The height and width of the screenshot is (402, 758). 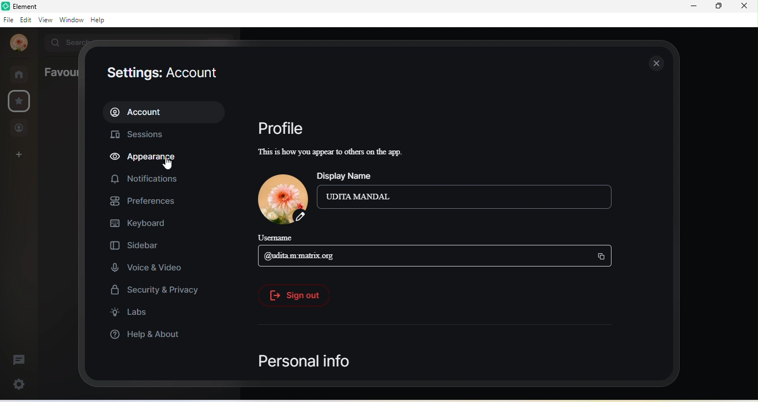 What do you see at coordinates (19, 128) in the screenshot?
I see `people` at bounding box center [19, 128].